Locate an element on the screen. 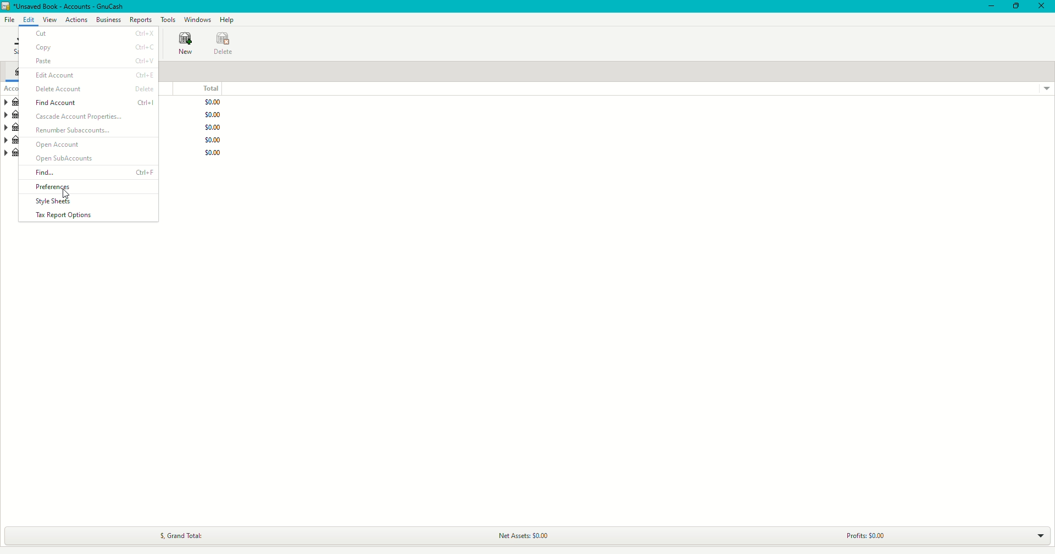 This screenshot has width=1055, height=554. Paste is located at coordinates (90, 61).